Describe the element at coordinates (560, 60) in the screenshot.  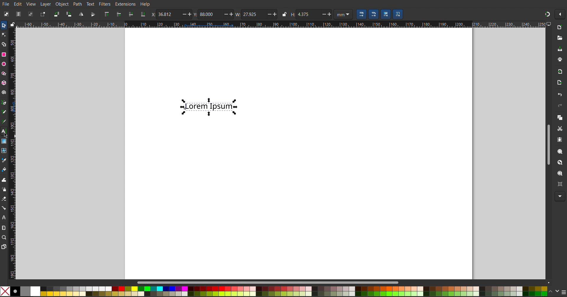
I see `Print` at that location.